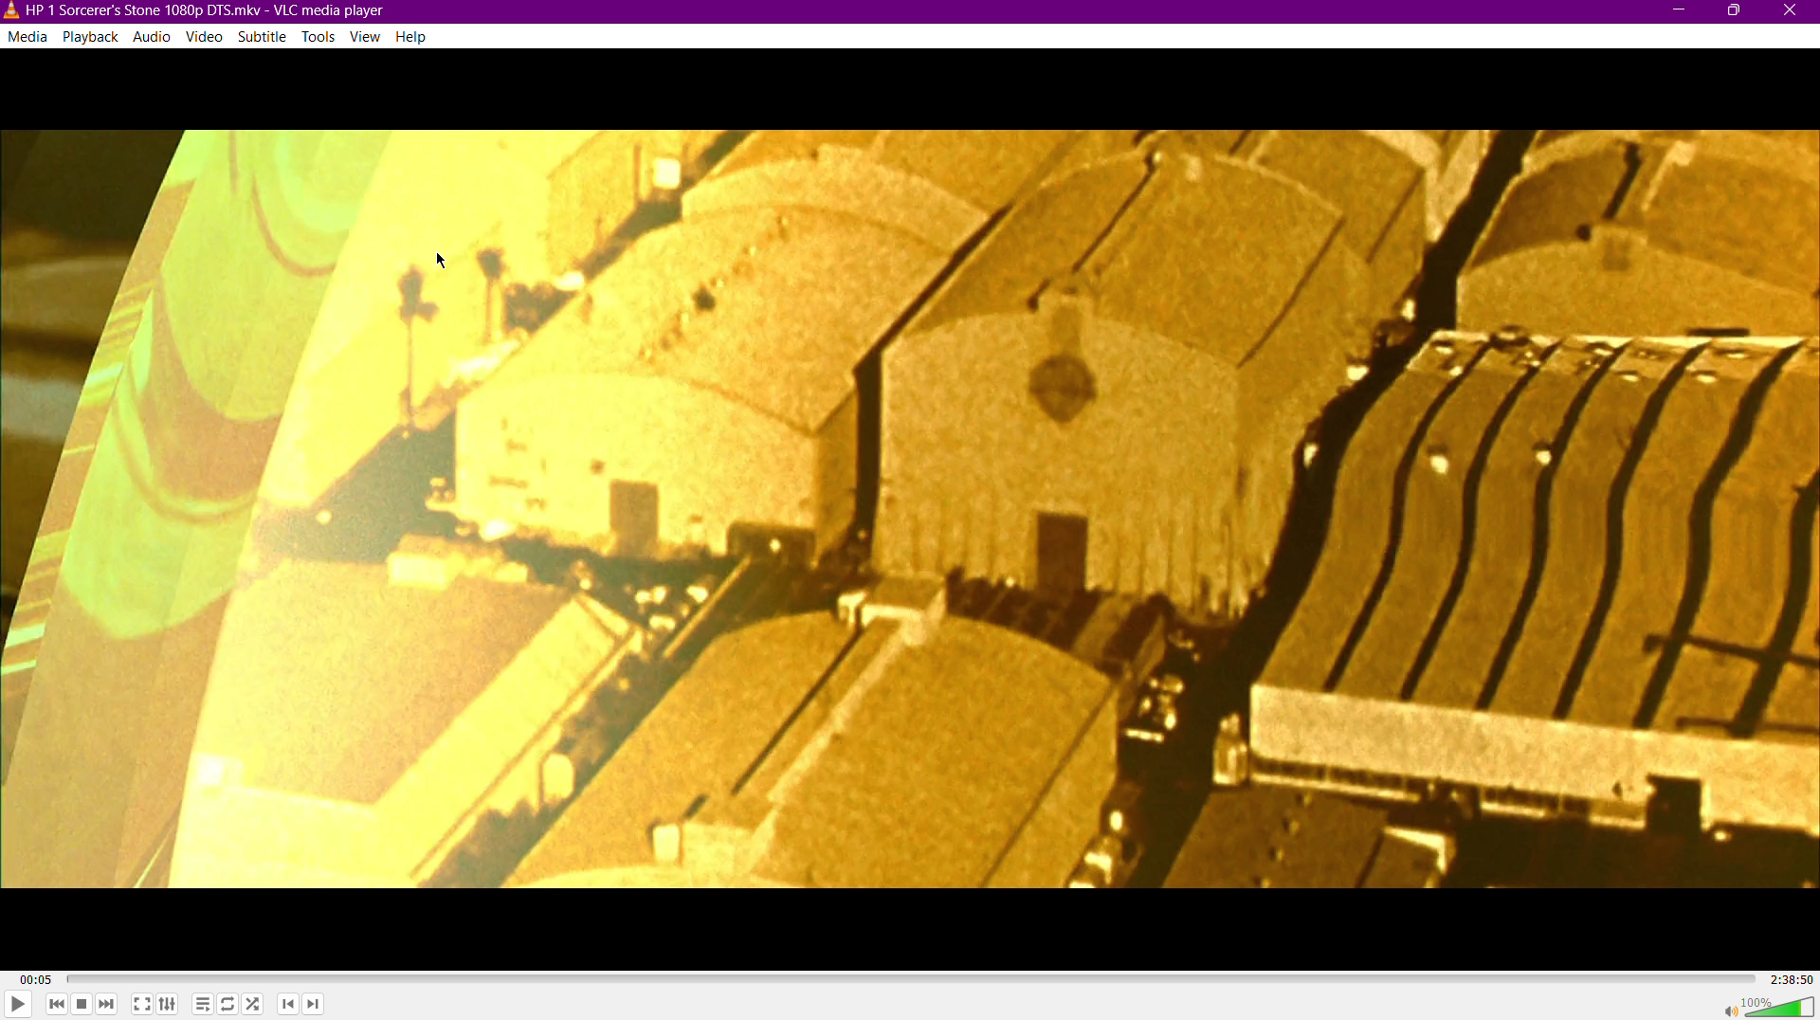 Image resolution: width=1820 pixels, height=1020 pixels. I want to click on Next Chapter, so click(314, 1005).